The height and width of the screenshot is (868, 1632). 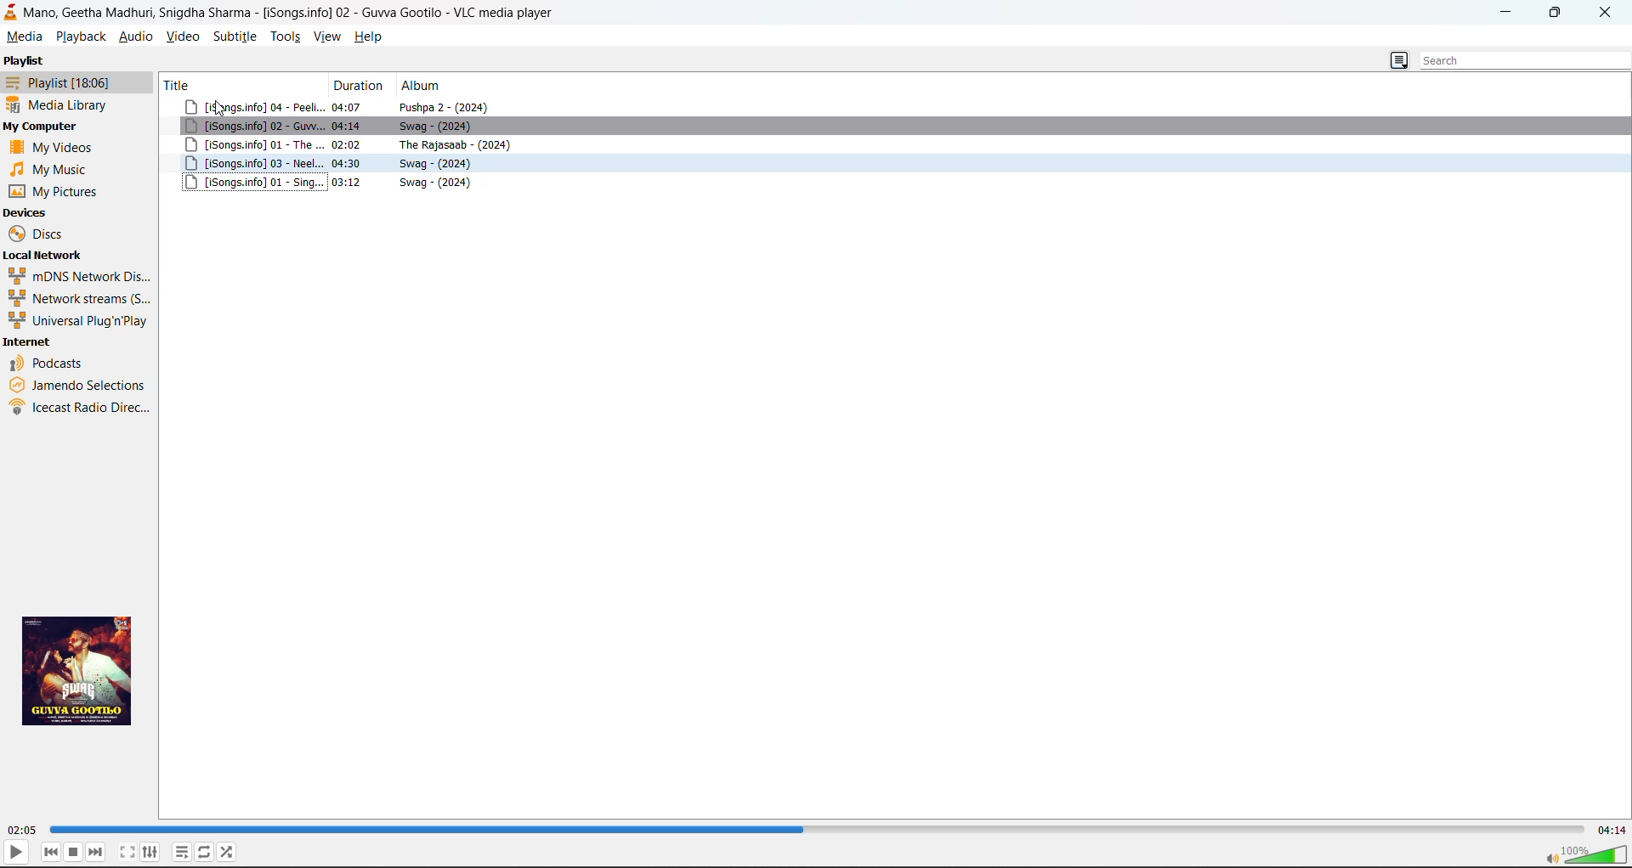 What do you see at coordinates (328, 36) in the screenshot?
I see `view` at bounding box center [328, 36].